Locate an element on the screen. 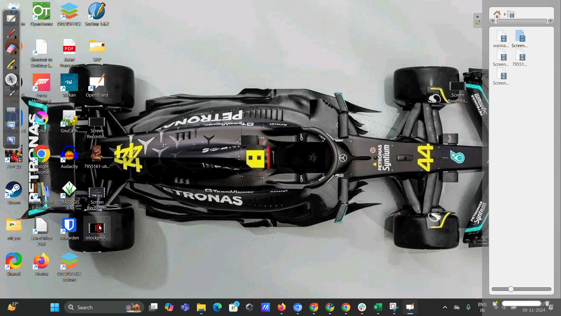 This screenshot has width=561, height=316. F1®23 is located at coordinates (14, 160).